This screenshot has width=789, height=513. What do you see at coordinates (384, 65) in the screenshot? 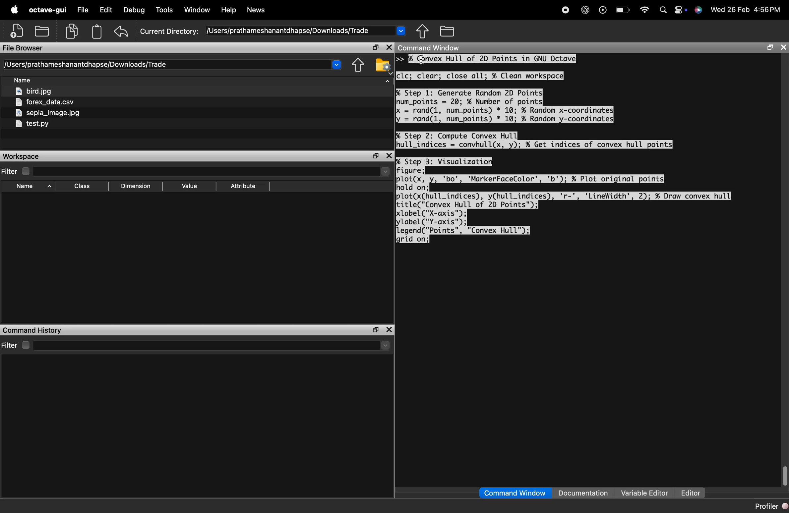
I see `folder settings` at bounding box center [384, 65].